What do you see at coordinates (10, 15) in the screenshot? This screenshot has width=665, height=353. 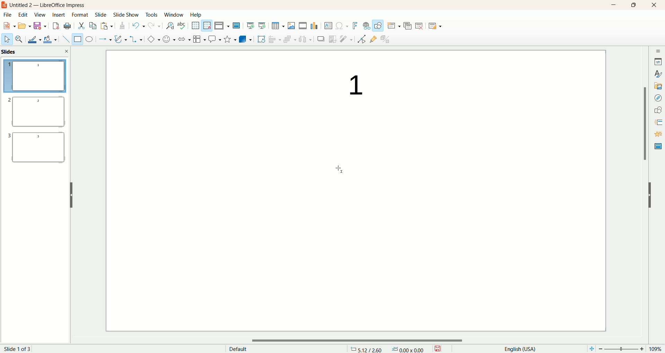 I see `file` at bounding box center [10, 15].